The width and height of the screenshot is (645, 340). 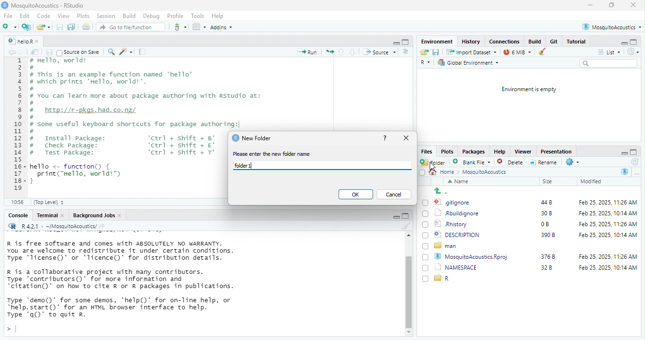 What do you see at coordinates (424, 279) in the screenshot?
I see `checkbox` at bounding box center [424, 279].